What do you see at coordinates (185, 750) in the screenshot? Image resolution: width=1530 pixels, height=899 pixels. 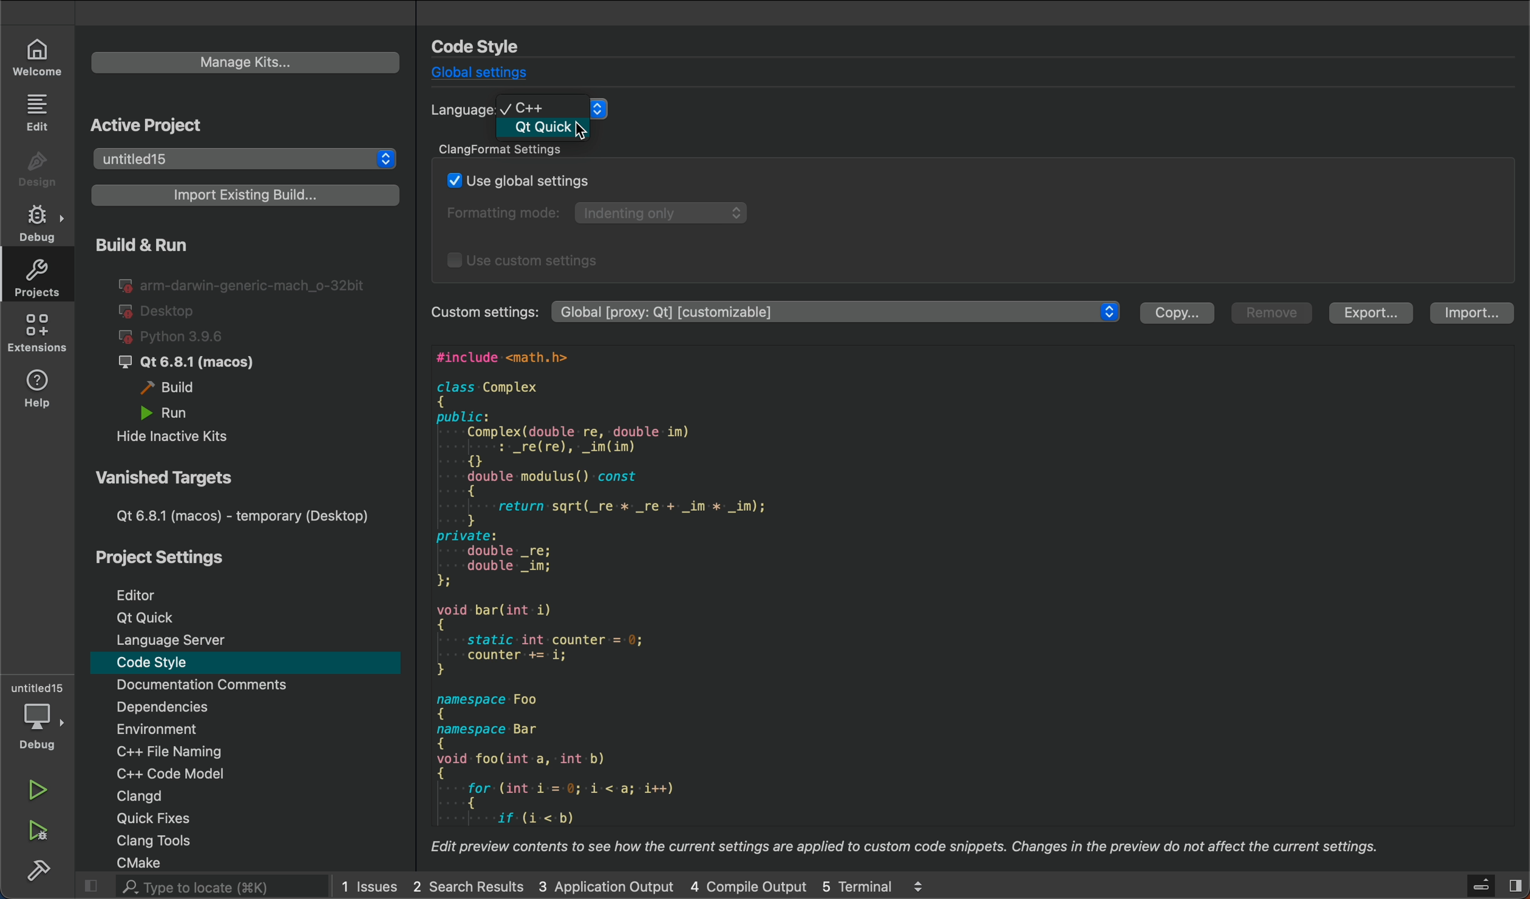 I see `file naming` at bounding box center [185, 750].